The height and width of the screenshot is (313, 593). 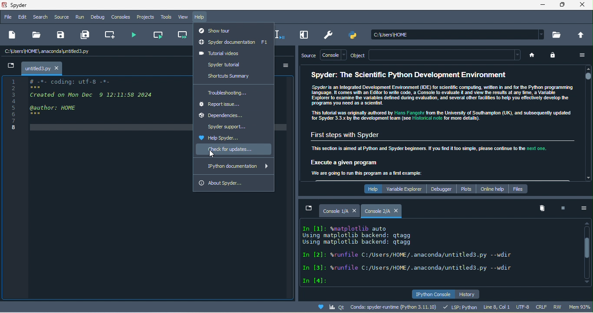 I want to click on save all, so click(x=88, y=35).